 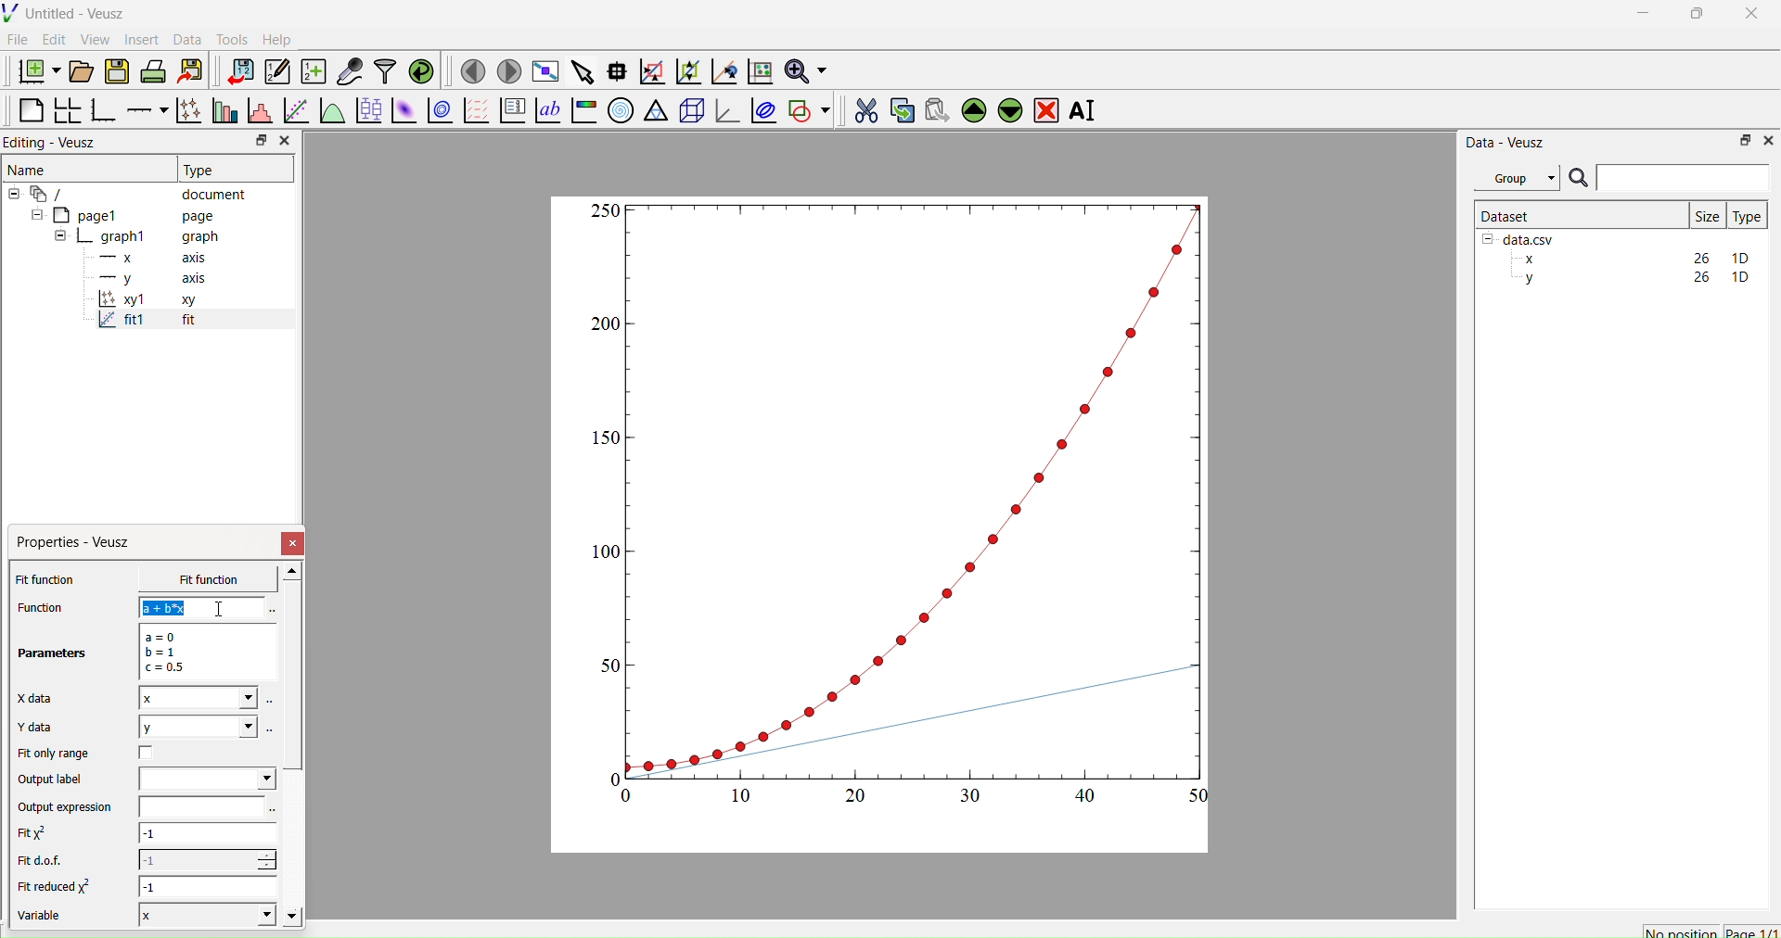 I want to click on input , so click(x=199, y=806).